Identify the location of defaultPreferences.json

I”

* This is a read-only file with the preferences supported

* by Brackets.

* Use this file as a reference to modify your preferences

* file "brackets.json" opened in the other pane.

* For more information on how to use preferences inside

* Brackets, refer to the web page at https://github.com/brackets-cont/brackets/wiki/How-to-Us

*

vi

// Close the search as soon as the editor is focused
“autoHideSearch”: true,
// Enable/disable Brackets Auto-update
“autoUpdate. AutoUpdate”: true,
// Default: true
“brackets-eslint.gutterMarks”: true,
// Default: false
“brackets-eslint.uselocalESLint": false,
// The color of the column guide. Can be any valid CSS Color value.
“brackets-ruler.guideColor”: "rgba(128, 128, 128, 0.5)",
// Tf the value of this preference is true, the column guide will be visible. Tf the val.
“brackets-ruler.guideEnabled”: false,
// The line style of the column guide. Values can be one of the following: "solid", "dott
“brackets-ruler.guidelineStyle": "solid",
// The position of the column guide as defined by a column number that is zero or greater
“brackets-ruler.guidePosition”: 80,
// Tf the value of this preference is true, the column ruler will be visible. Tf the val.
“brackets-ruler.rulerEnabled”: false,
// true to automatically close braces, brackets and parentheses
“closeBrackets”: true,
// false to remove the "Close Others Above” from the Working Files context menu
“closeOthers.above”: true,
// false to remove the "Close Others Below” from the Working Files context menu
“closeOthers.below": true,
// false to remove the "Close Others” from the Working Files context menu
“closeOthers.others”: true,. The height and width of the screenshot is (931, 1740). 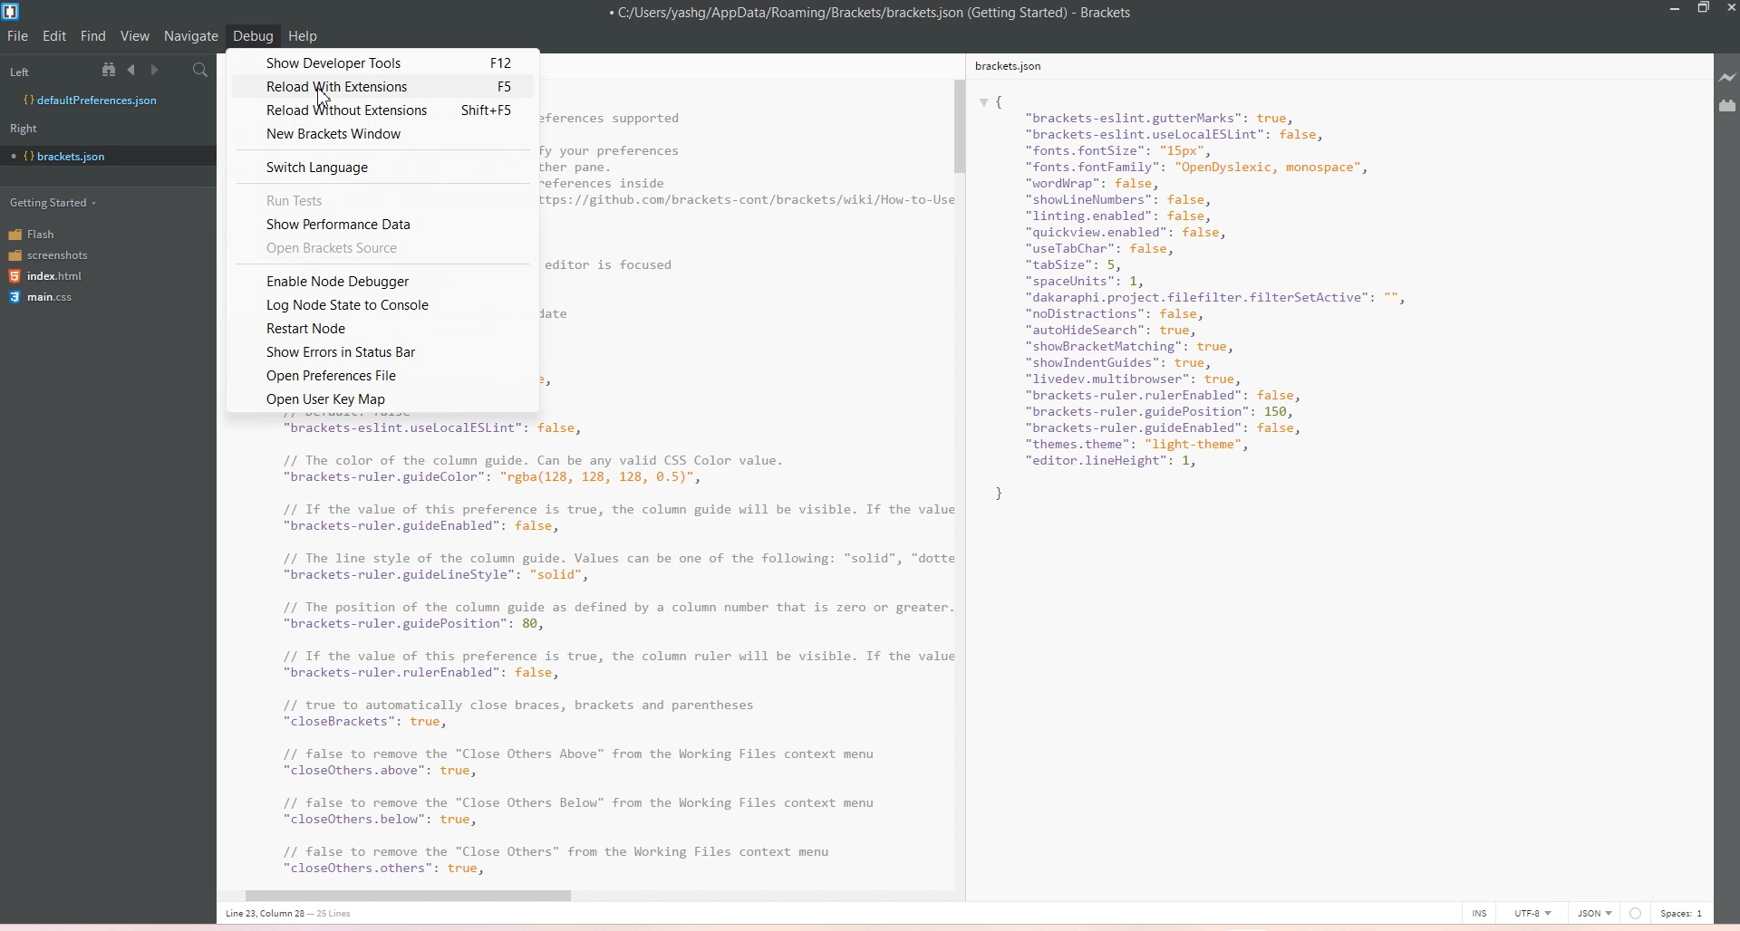
(581, 654).